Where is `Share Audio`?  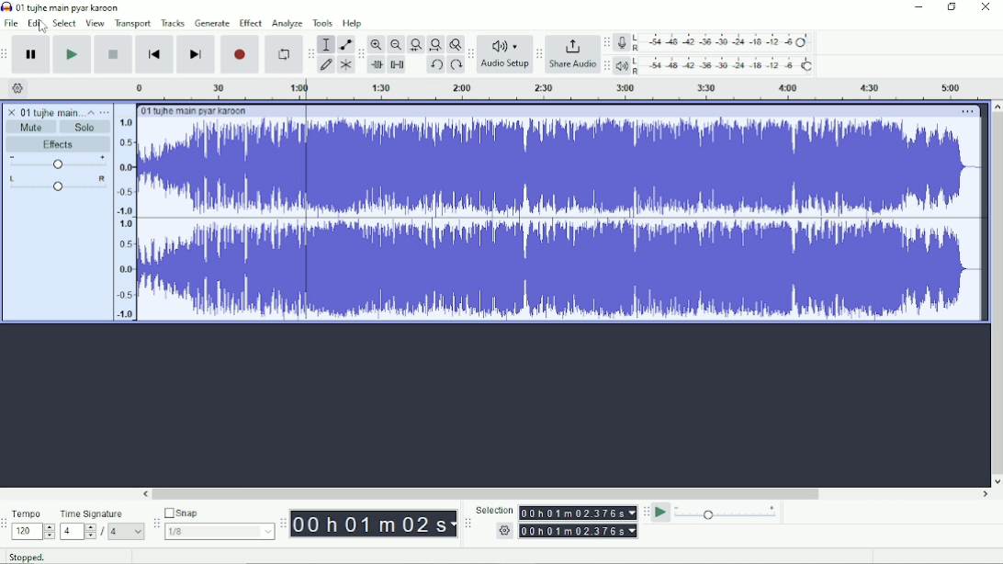
Share Audio is located at coordinates (572, 56).